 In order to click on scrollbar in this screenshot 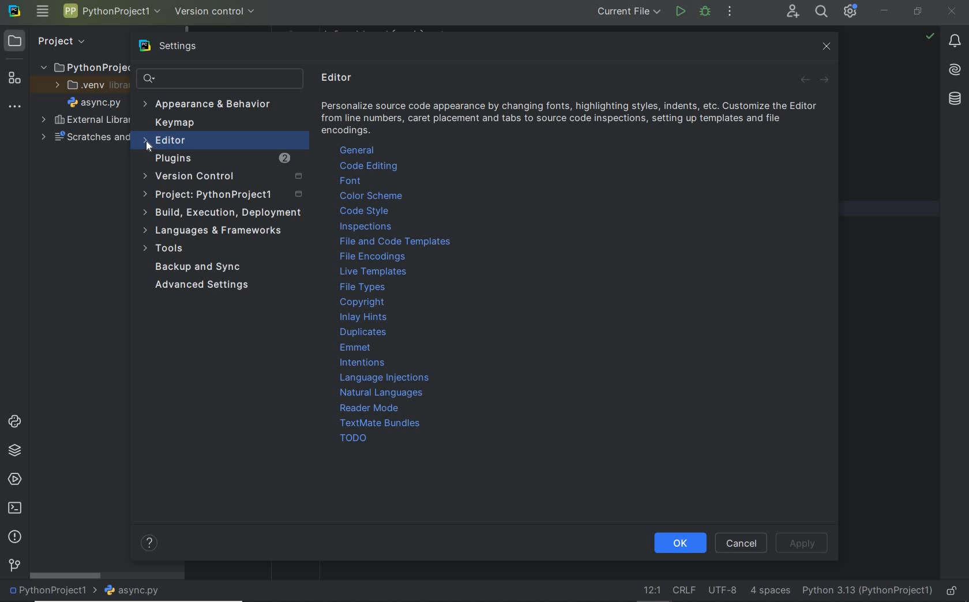, I will do `click(66, 576)`.